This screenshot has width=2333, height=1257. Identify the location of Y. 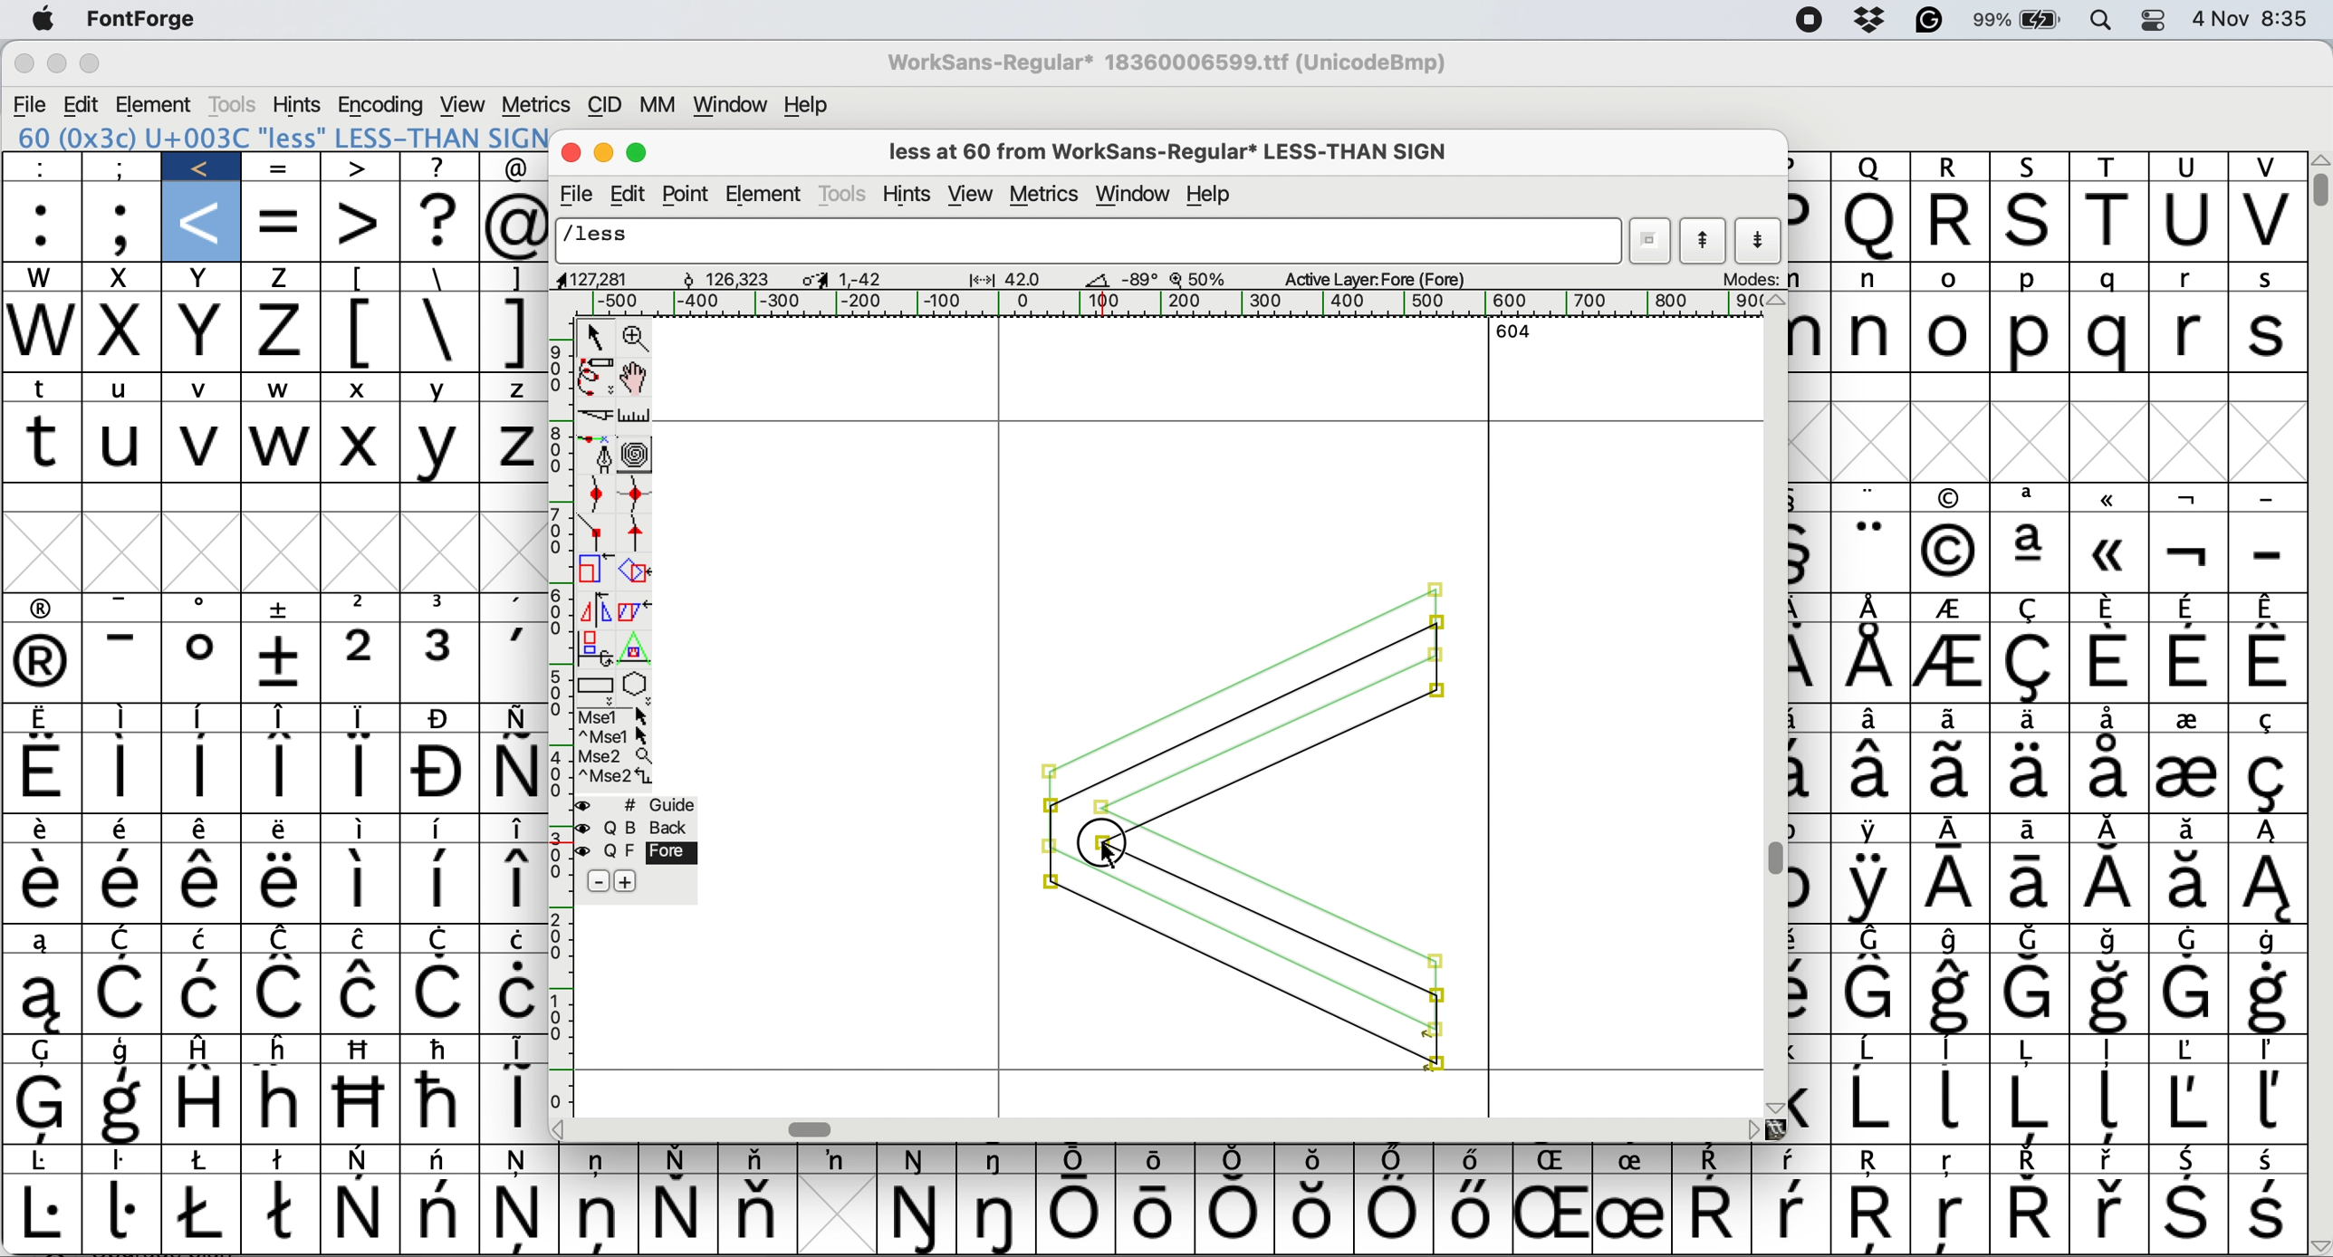
(444, 446).